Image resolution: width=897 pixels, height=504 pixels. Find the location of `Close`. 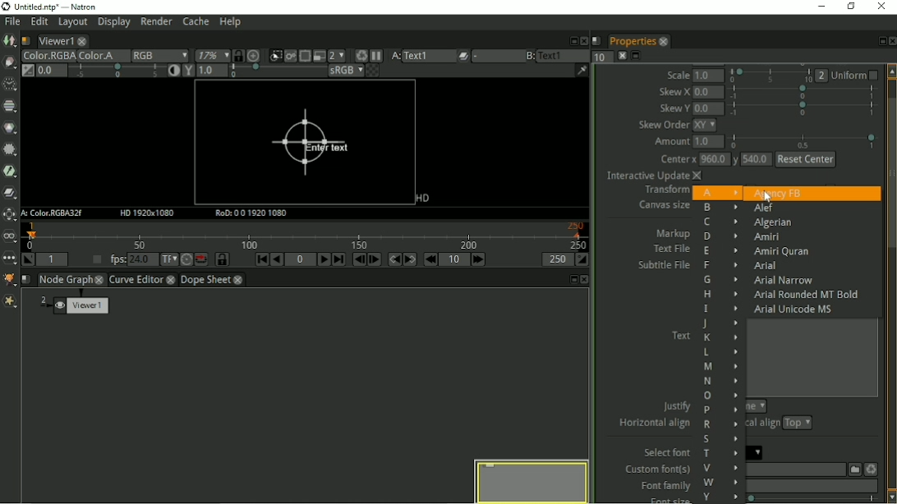

Close is located at coordinates (586, 280).